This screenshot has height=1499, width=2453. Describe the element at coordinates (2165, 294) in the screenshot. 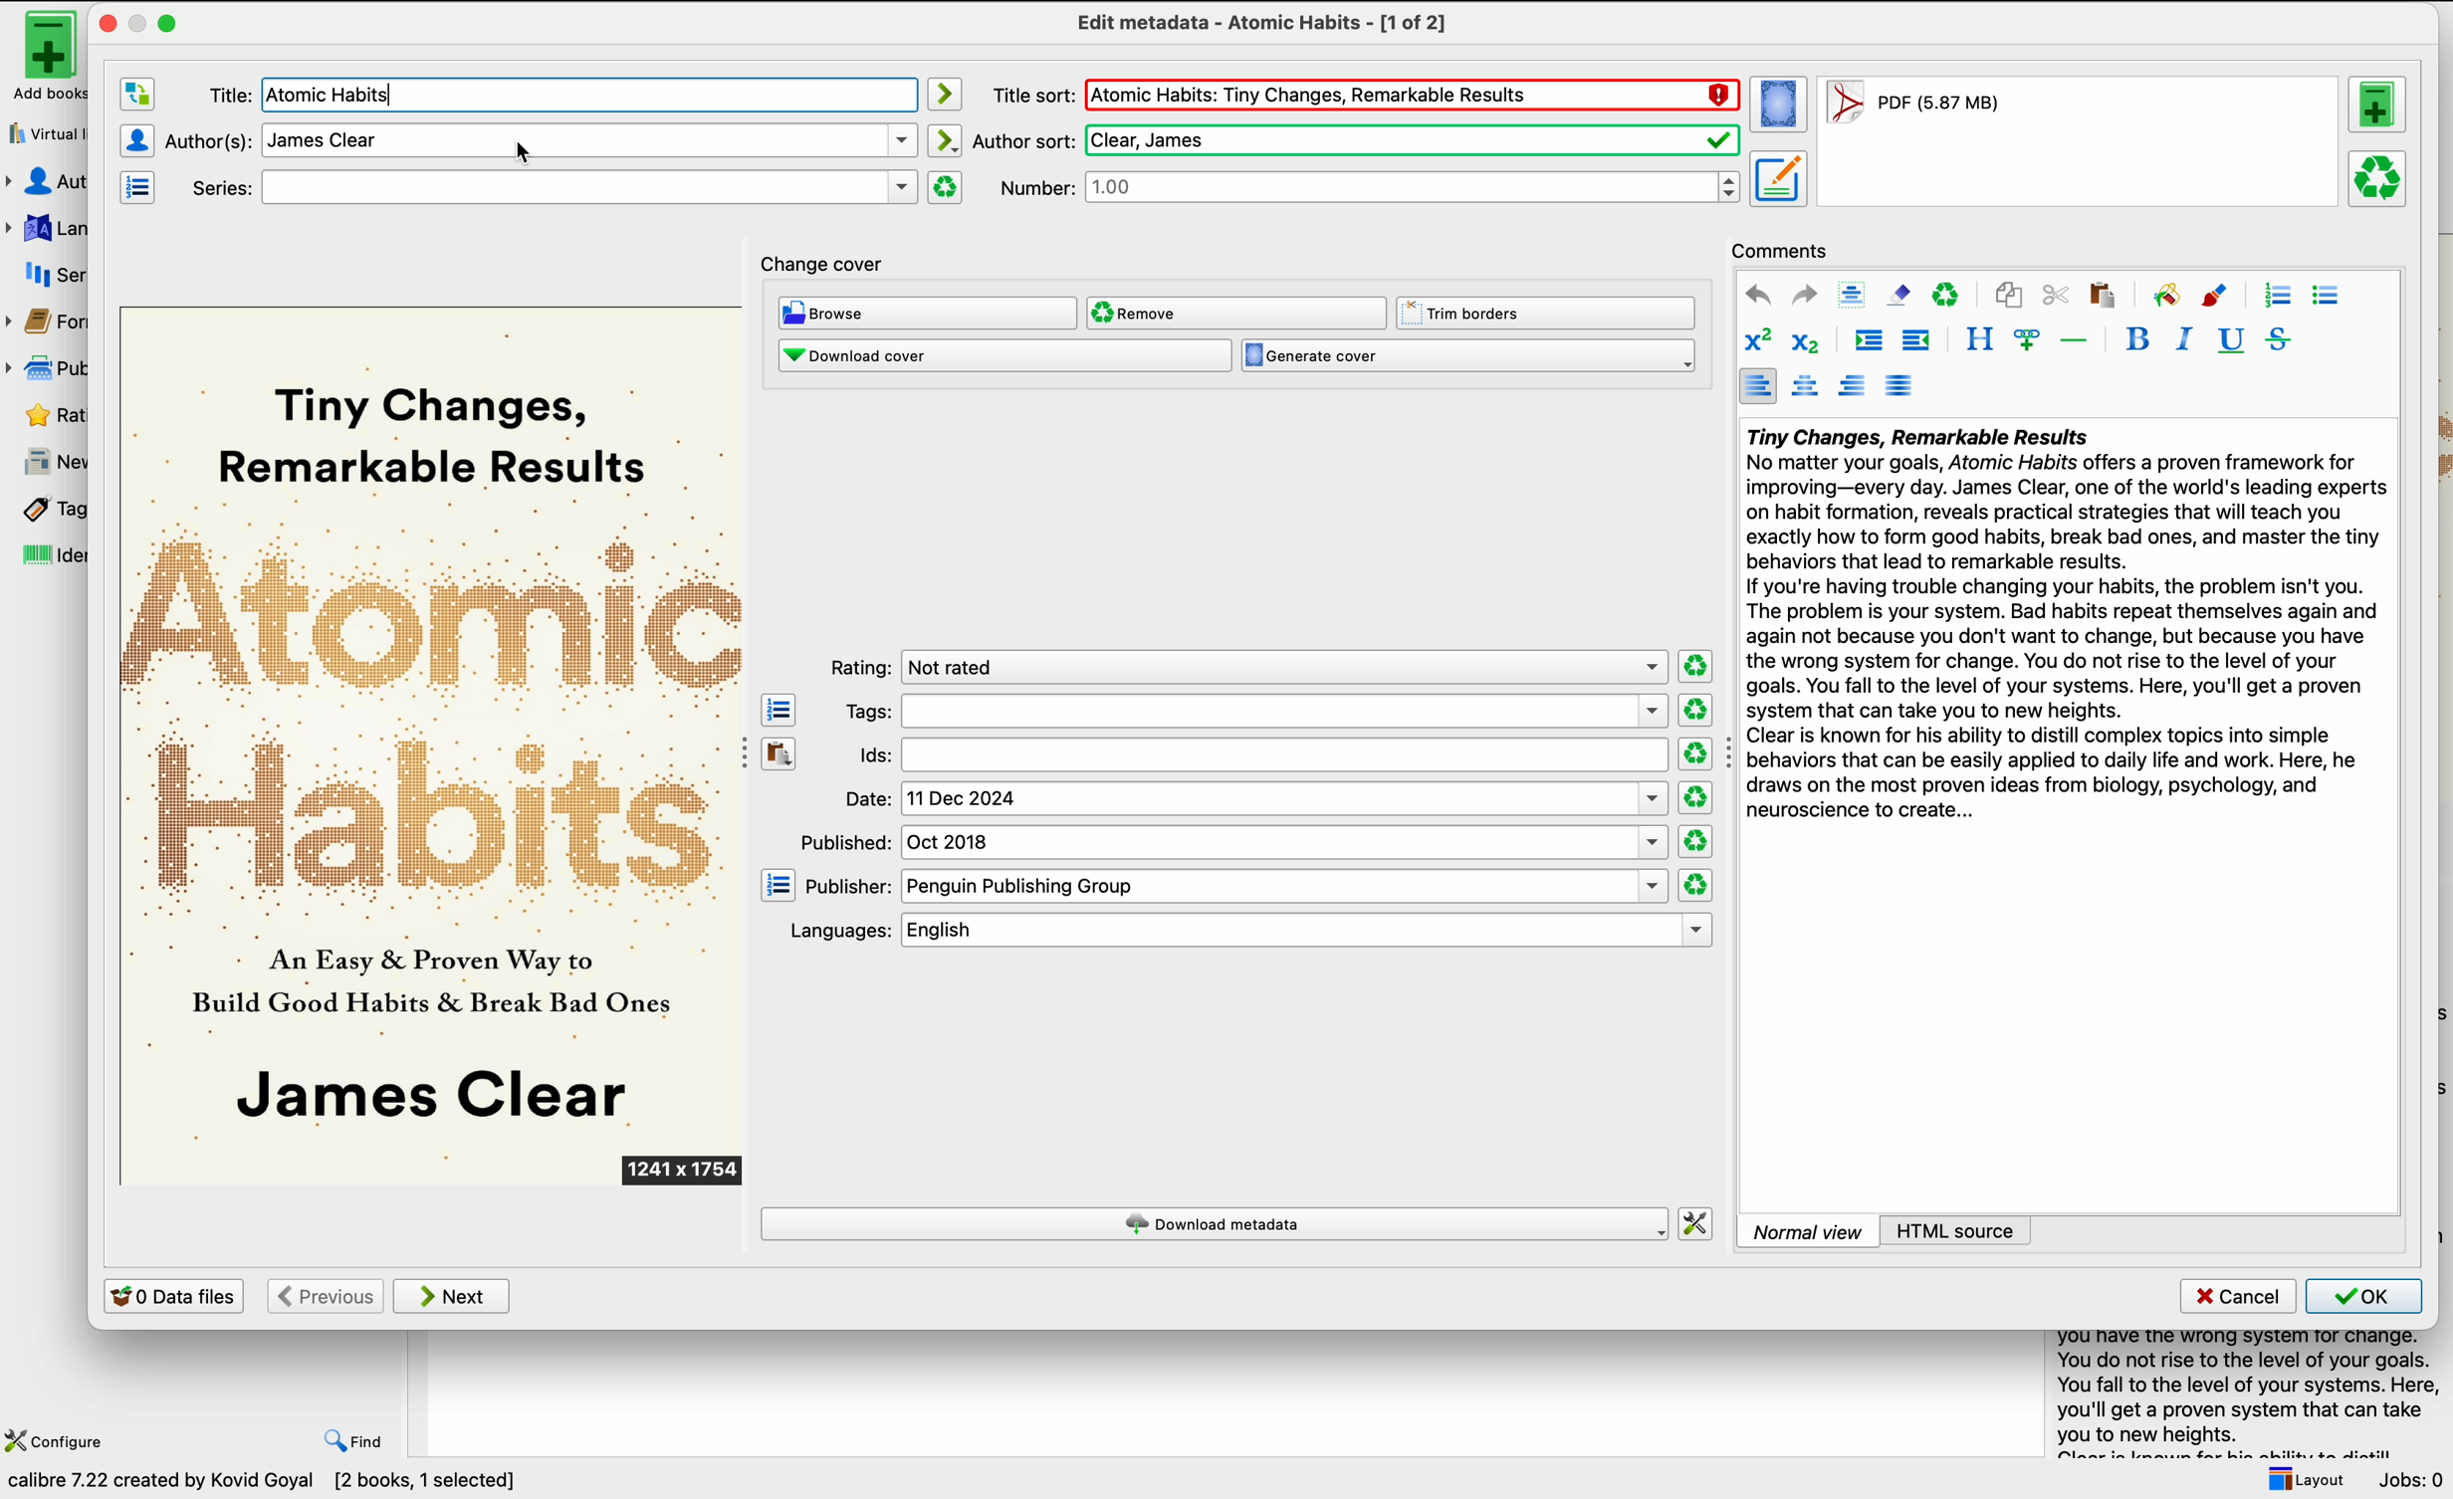

I see `background color` at that location.